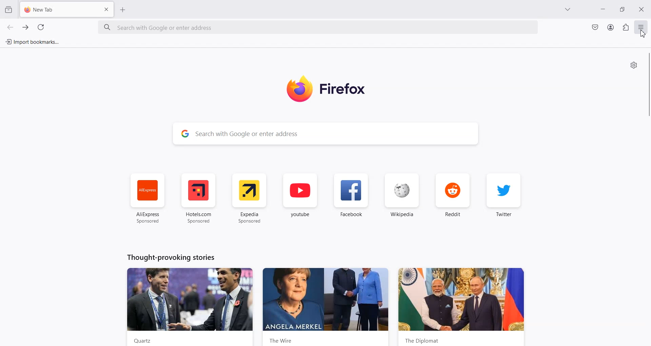  Describe the element at coordinates (317, 28) in the screenshot. I see `Search Bar` at that location.